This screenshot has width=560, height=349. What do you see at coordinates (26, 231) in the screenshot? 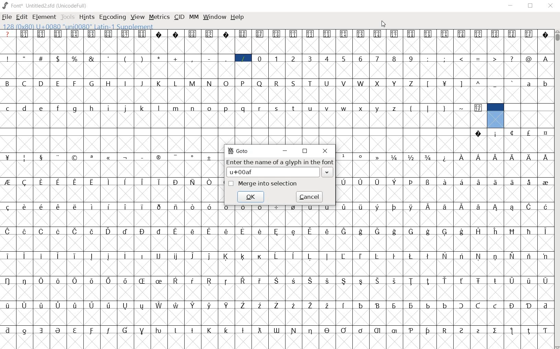
I see `Symbol` at bounding box center [26, 231].